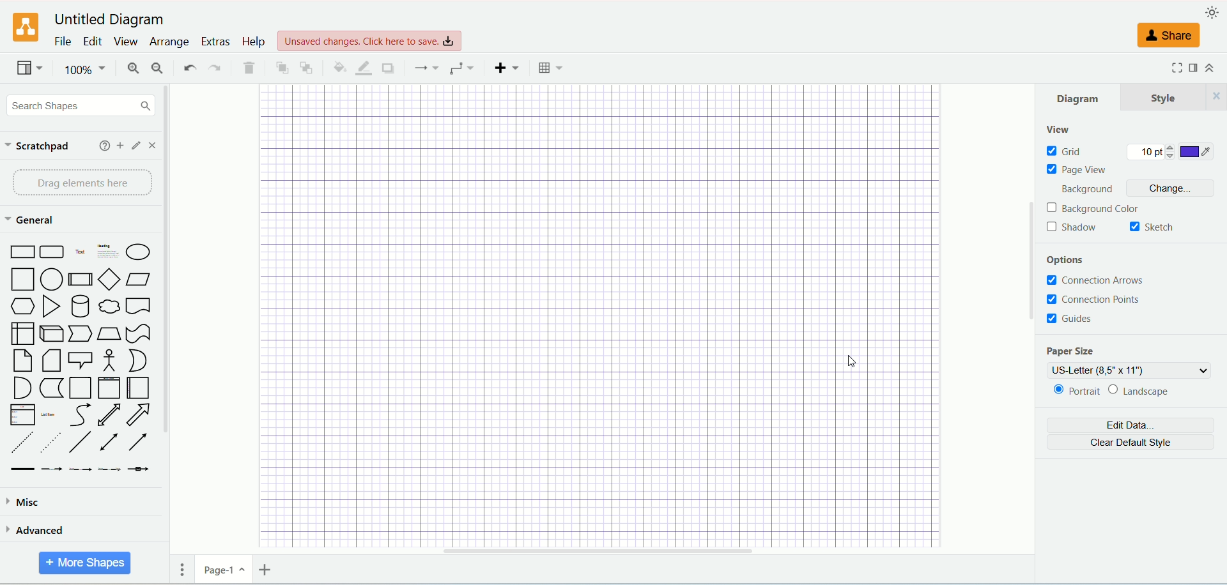 This screenshot has height=585, width=1227. What do you see at coordinates (86, 563) in the screenshot?
I see `more shapes` at bounding box center [86, 563].